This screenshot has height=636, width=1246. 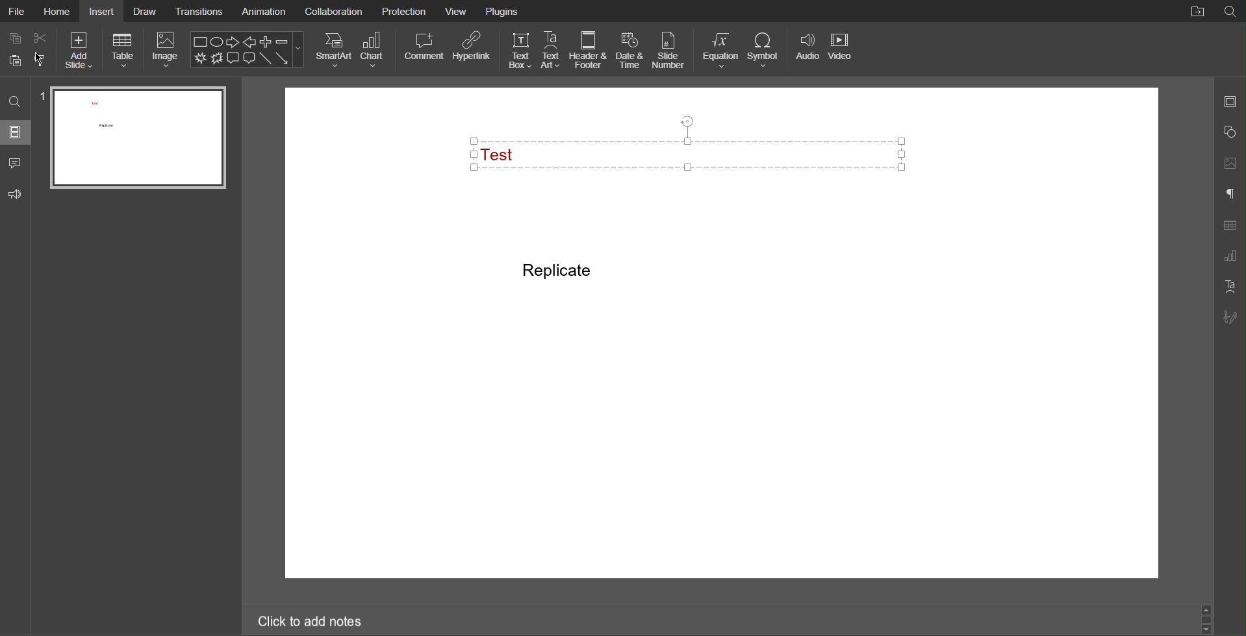 What do you see at coordinates (17, 100) in the screenshot?
I see `Search` at bounding box center [17, 100].